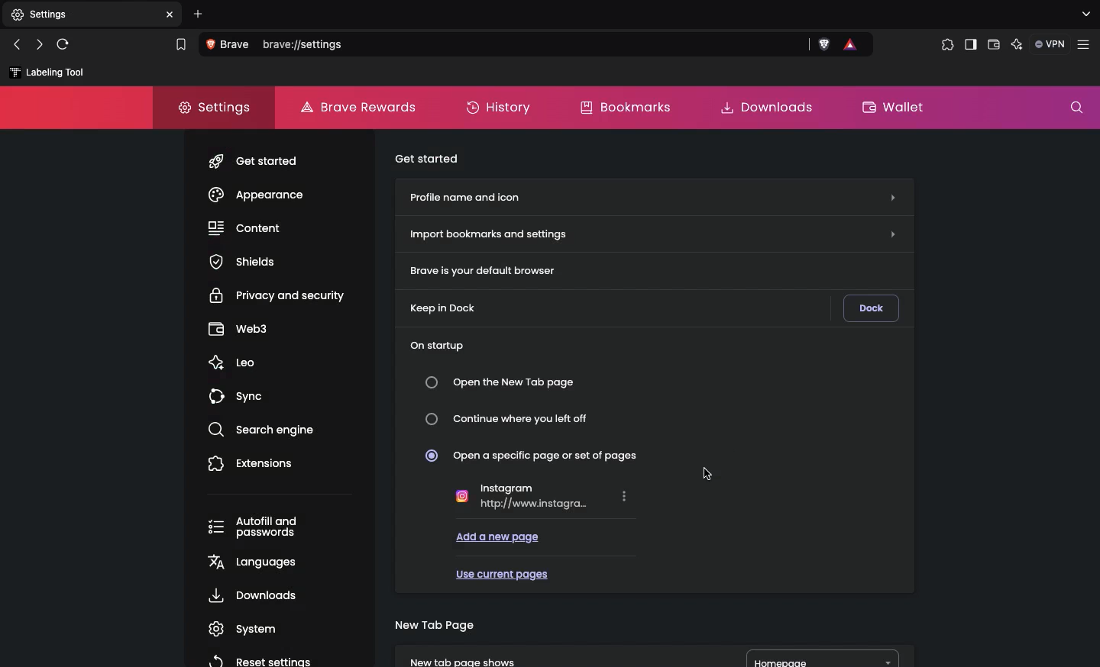 The width and height of the screenshot is (1100, 667). I want to click on brave://settings, so click(535, 46).